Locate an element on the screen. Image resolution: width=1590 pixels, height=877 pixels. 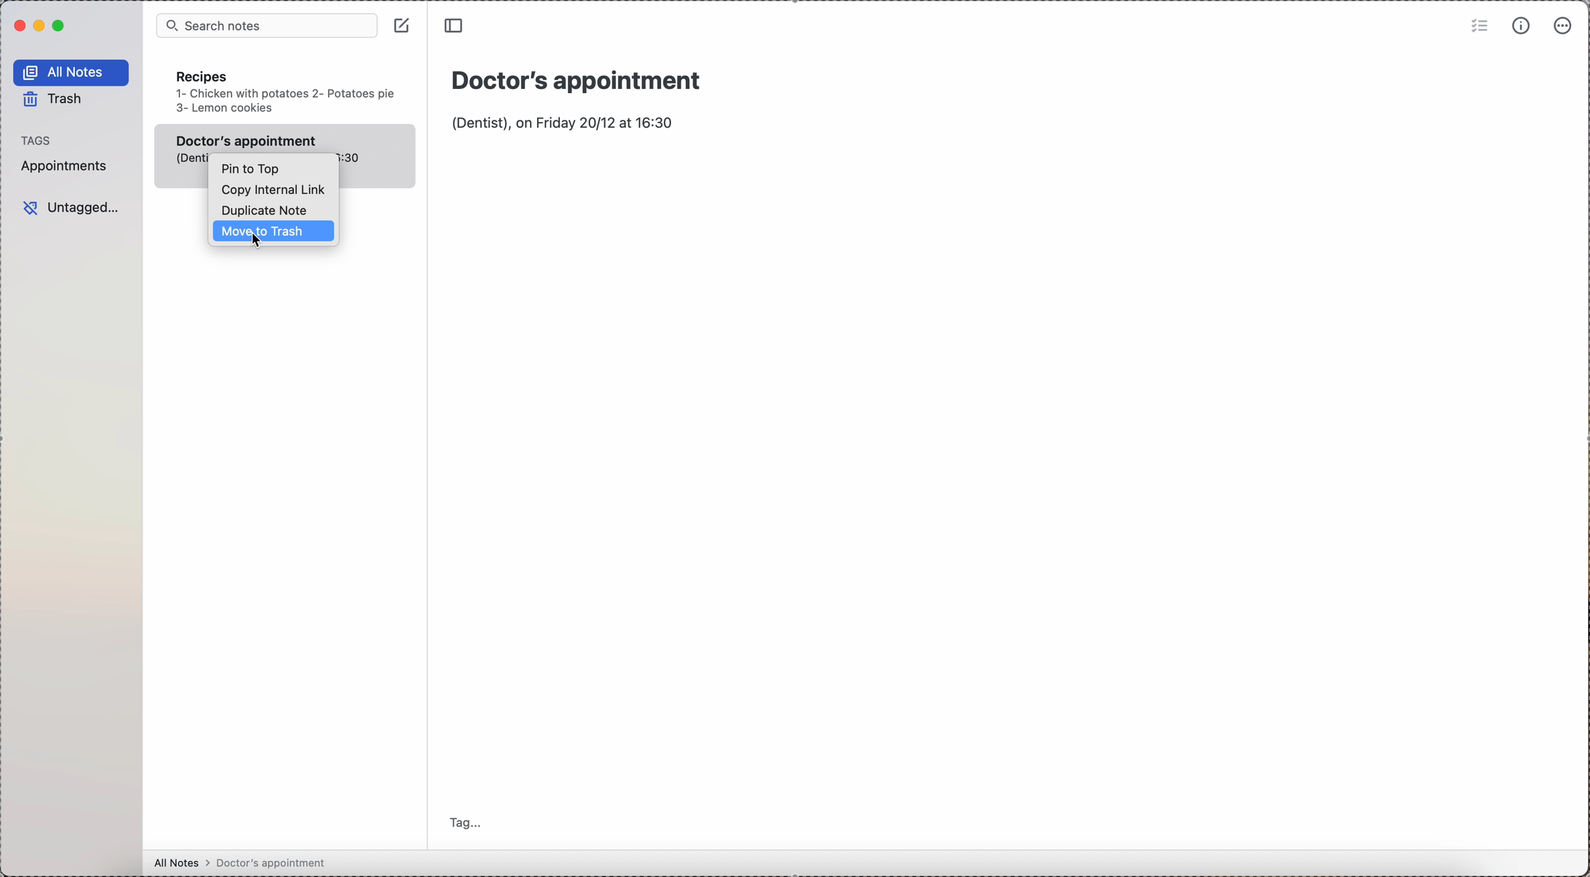
cursor is located at coordinates (256, 242).